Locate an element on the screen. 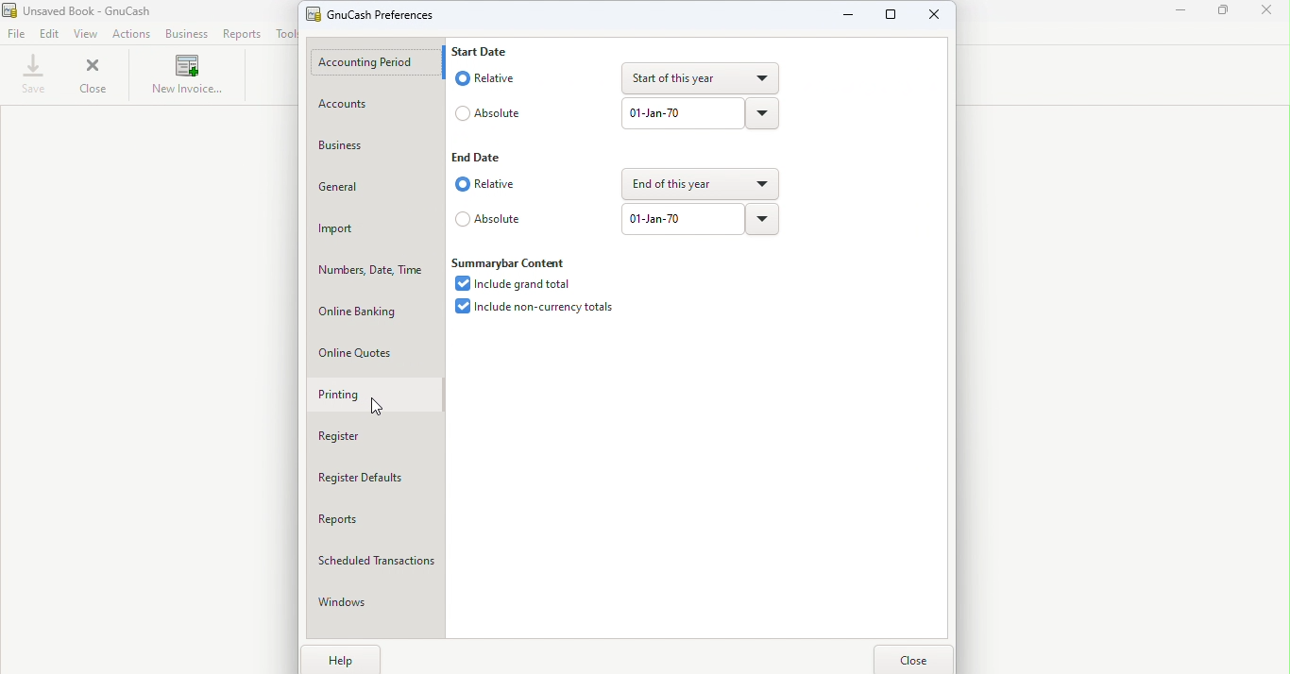  General is located at coordinates (377, 190).